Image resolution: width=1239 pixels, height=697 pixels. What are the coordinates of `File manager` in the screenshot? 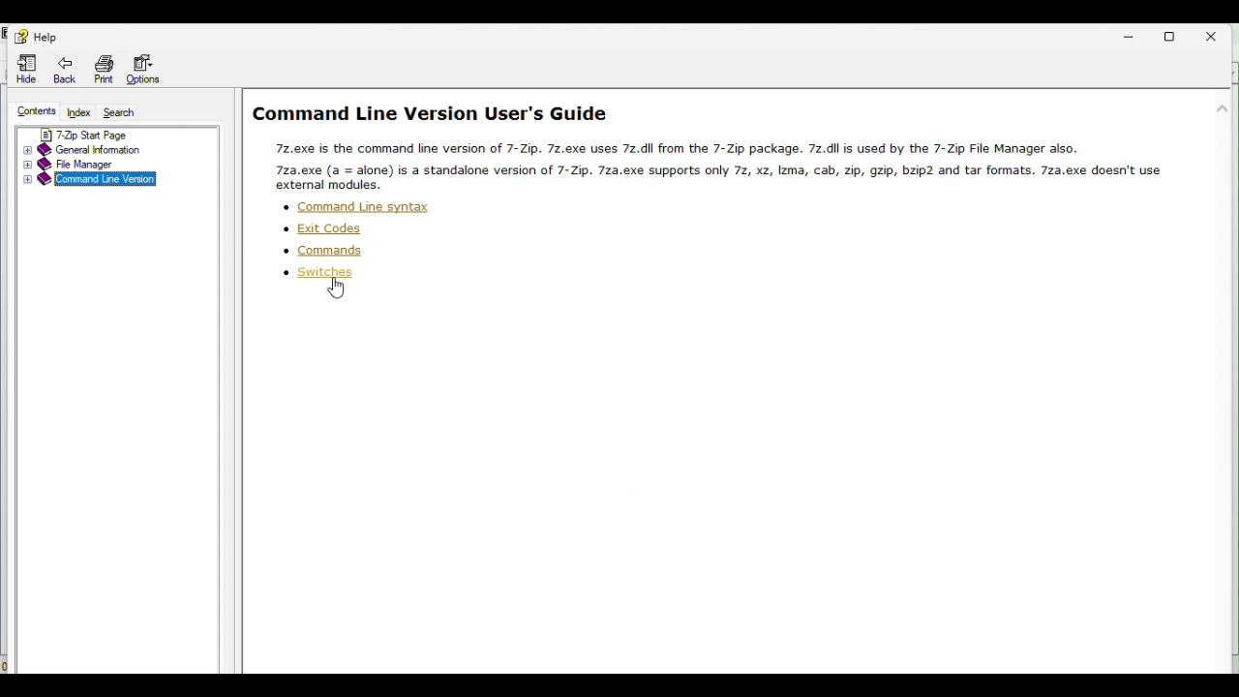 It's located at (116, 164).